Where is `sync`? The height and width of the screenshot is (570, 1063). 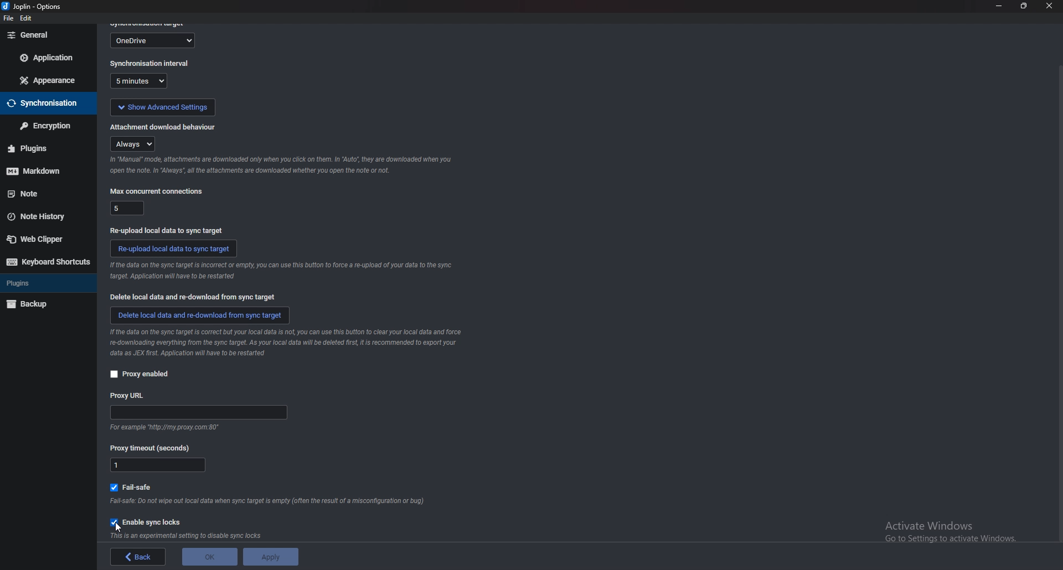 sync is located at coordinates (45, 104).